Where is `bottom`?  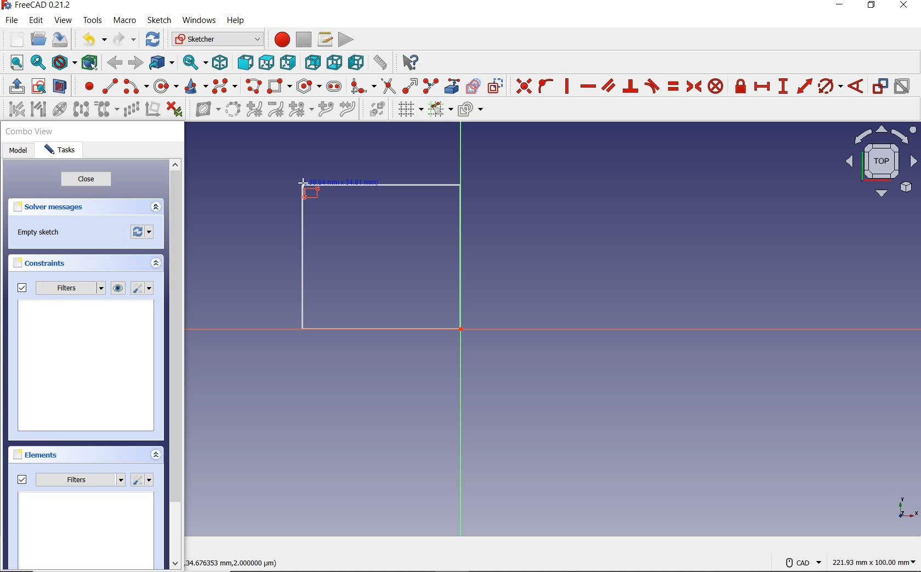 bottom is located at coordinates (334, 62).